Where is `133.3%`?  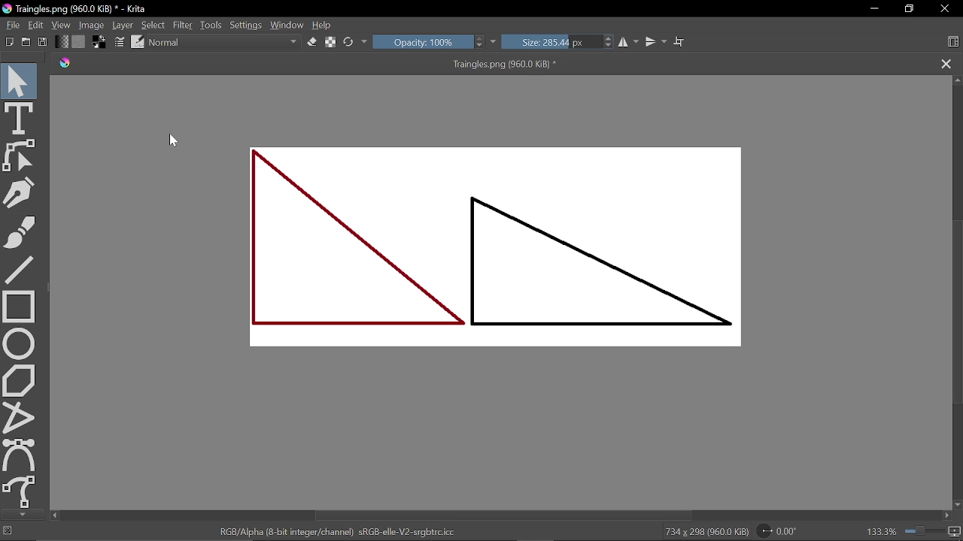
133.3% is located at coordinates (908, 530).